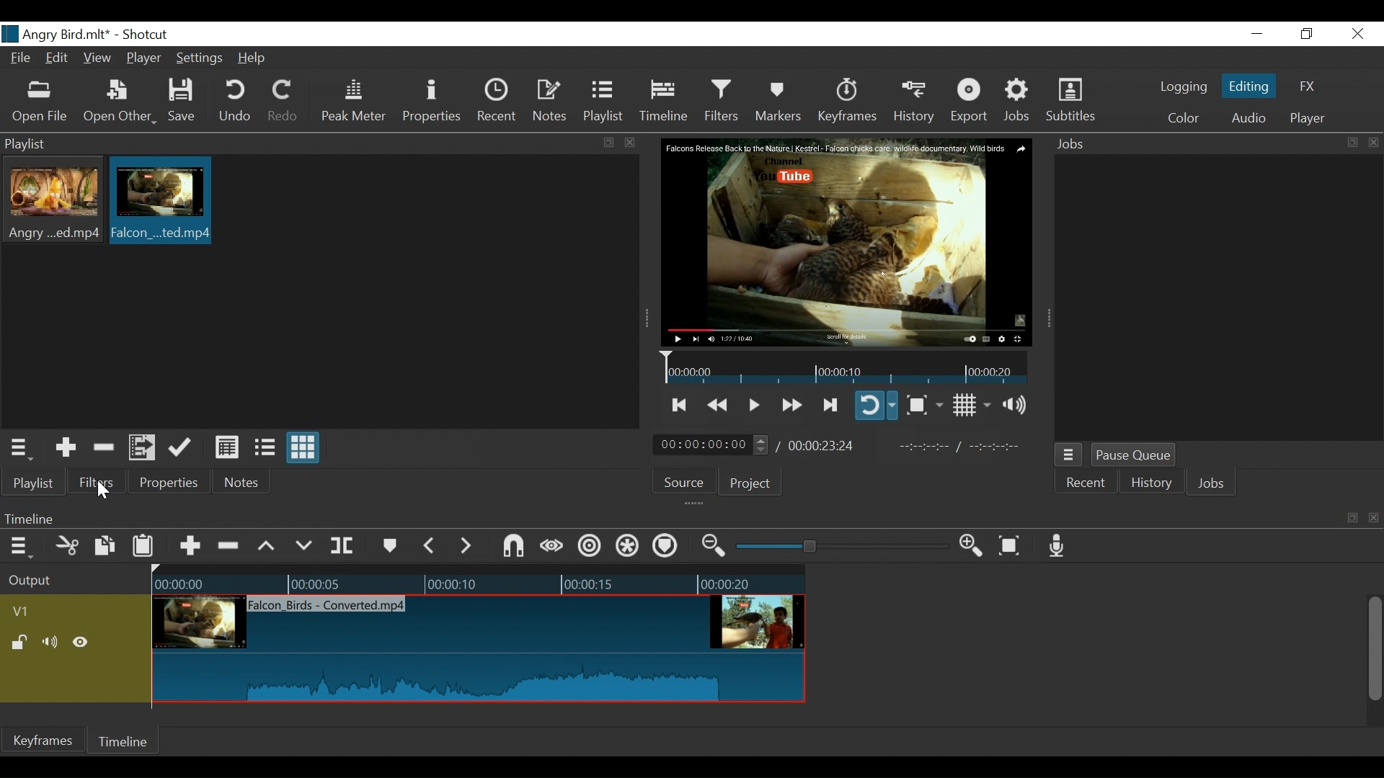 The height and width of the screenshot is (778, 1384). I want to click on (un)lock track, so click(22, 643).